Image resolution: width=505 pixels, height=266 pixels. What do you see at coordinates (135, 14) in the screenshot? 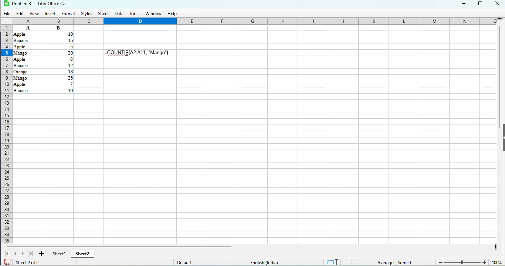
I see `tools` at bounding box center [135, 14].